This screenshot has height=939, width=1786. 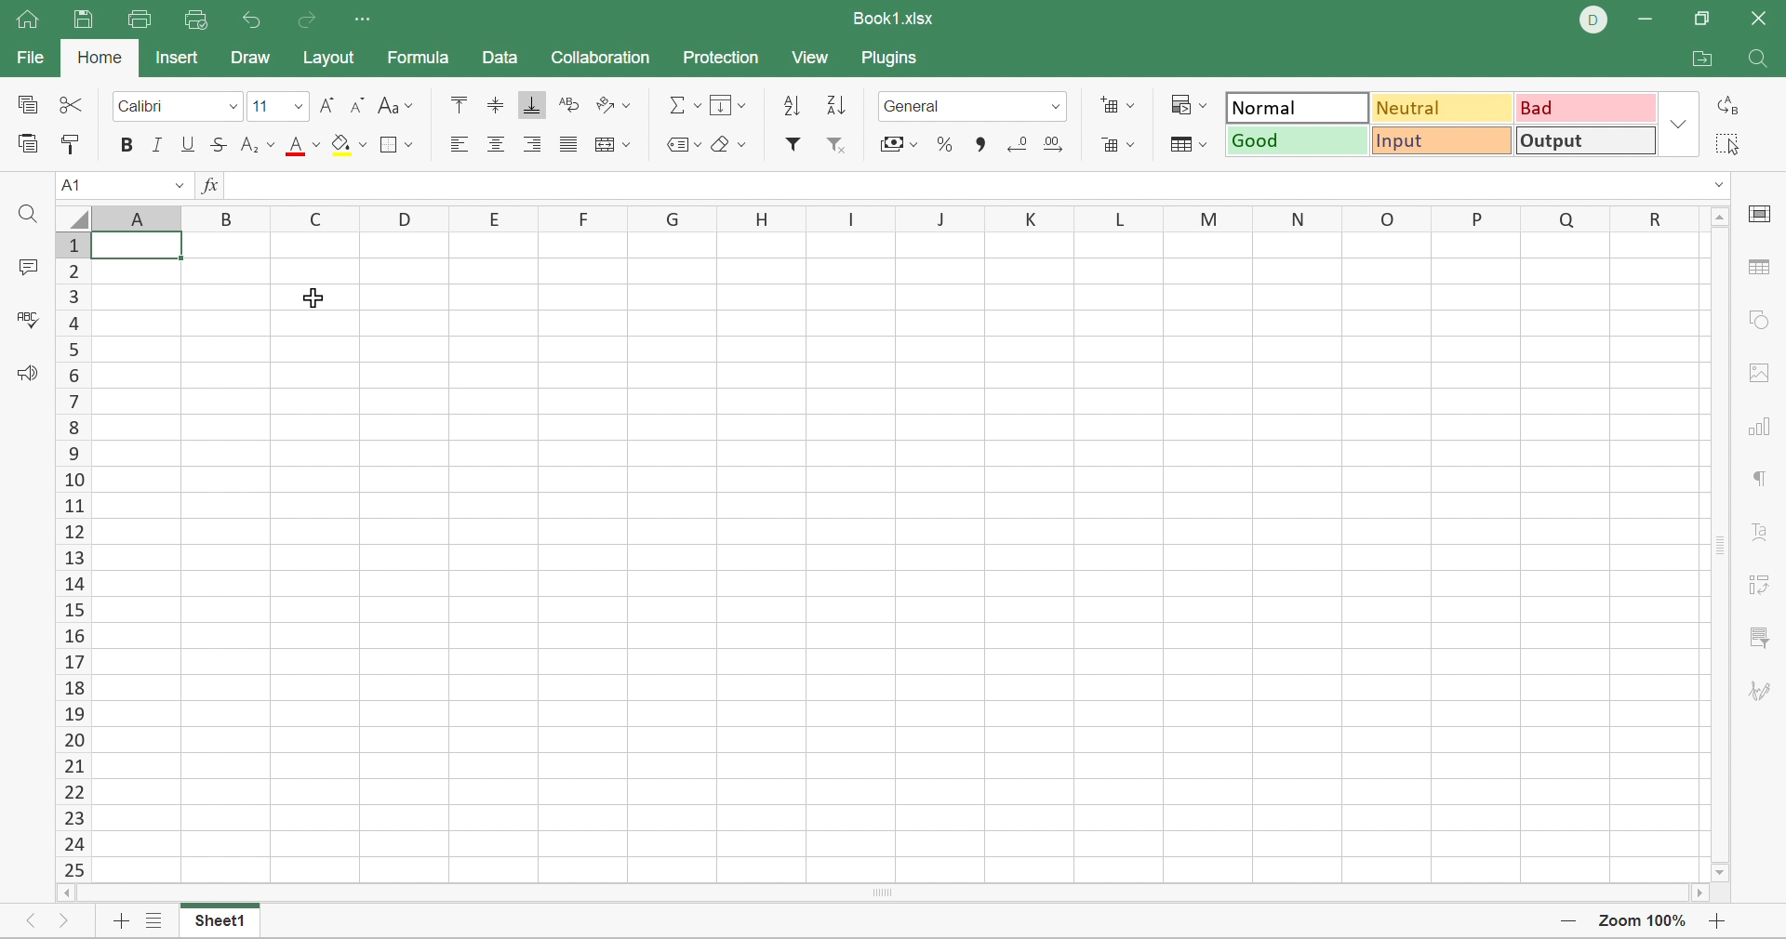 I want to click on Undo, so click(x=255, y=20).